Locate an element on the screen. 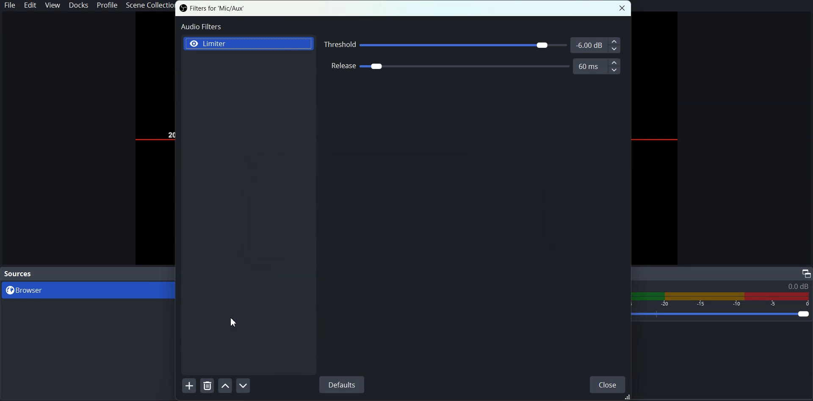 This screenshot has height=401, width=813. Close is located at coordinates (623, 8).